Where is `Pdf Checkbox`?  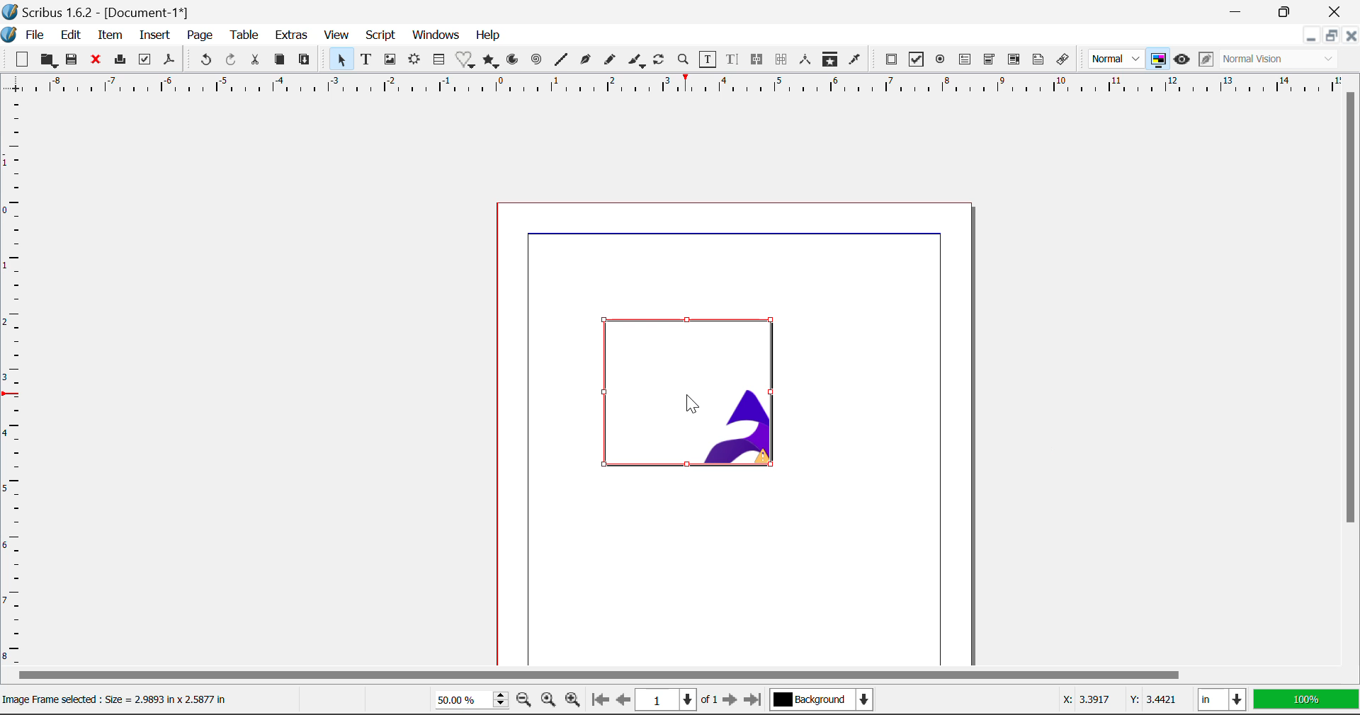 Pdf Checkbox is located at coordinates (914, 61).